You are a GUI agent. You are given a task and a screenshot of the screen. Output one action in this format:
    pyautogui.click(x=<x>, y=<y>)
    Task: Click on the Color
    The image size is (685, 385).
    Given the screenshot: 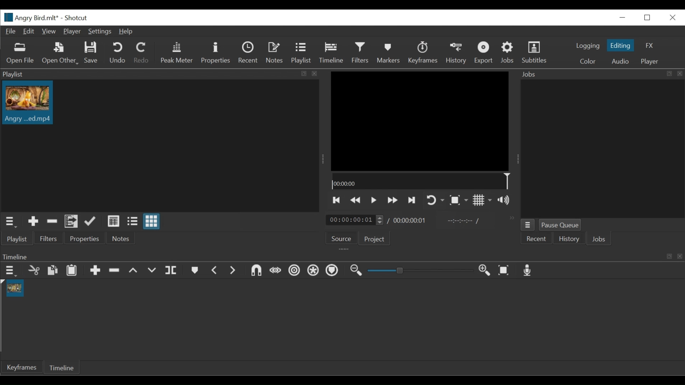 What is the action you would take?
    pyautogui.click(x=589, y=62)
    